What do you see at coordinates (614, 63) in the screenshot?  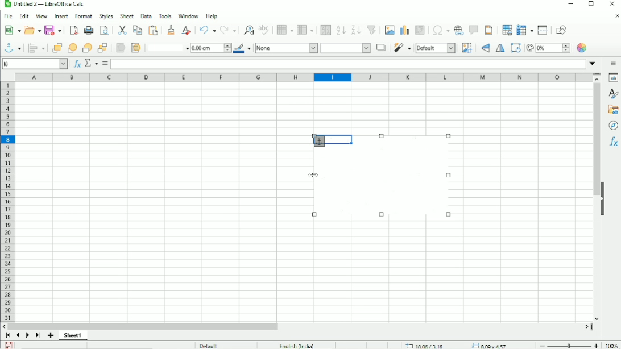 I see `Sidebar settings` at bounding box center [614, 63].